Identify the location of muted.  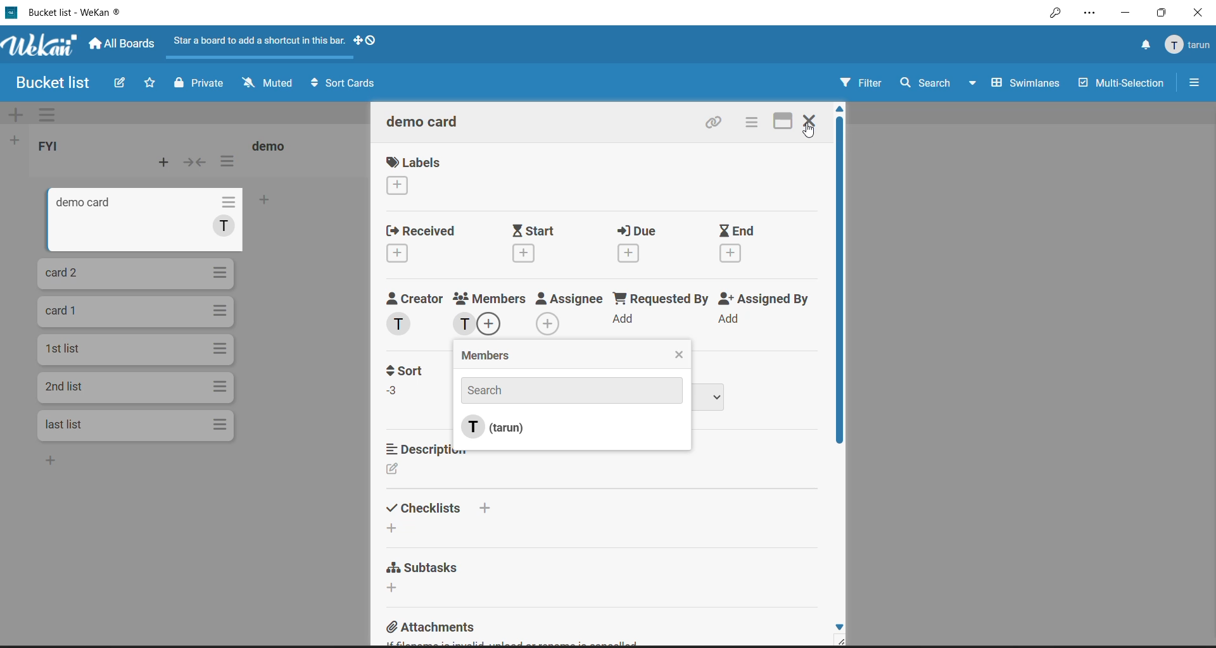
(269, 82).